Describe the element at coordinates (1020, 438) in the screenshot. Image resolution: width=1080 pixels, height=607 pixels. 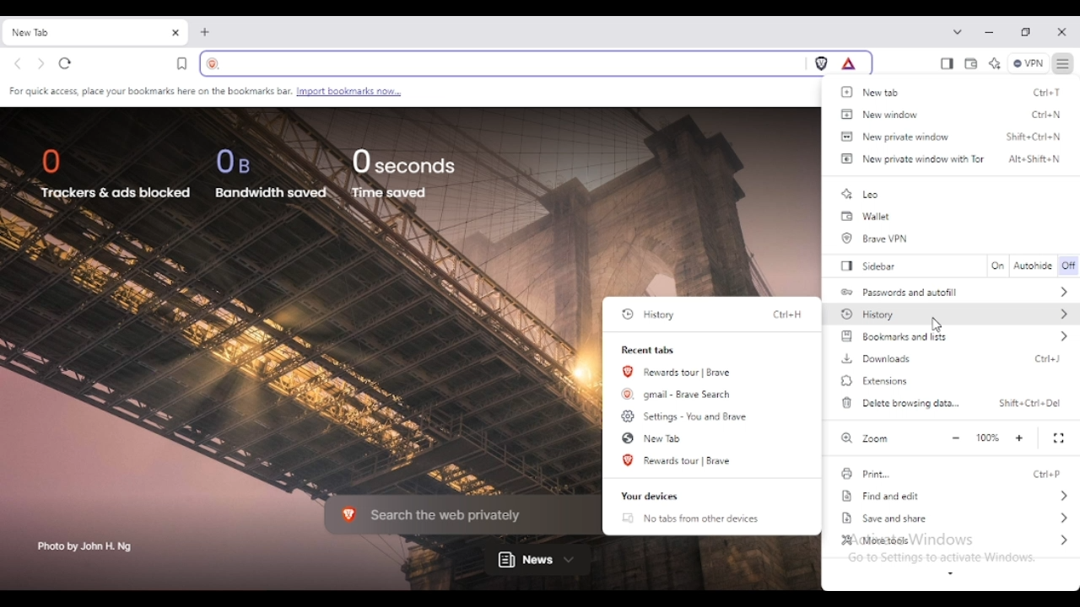
I see `make text larger` at that location.